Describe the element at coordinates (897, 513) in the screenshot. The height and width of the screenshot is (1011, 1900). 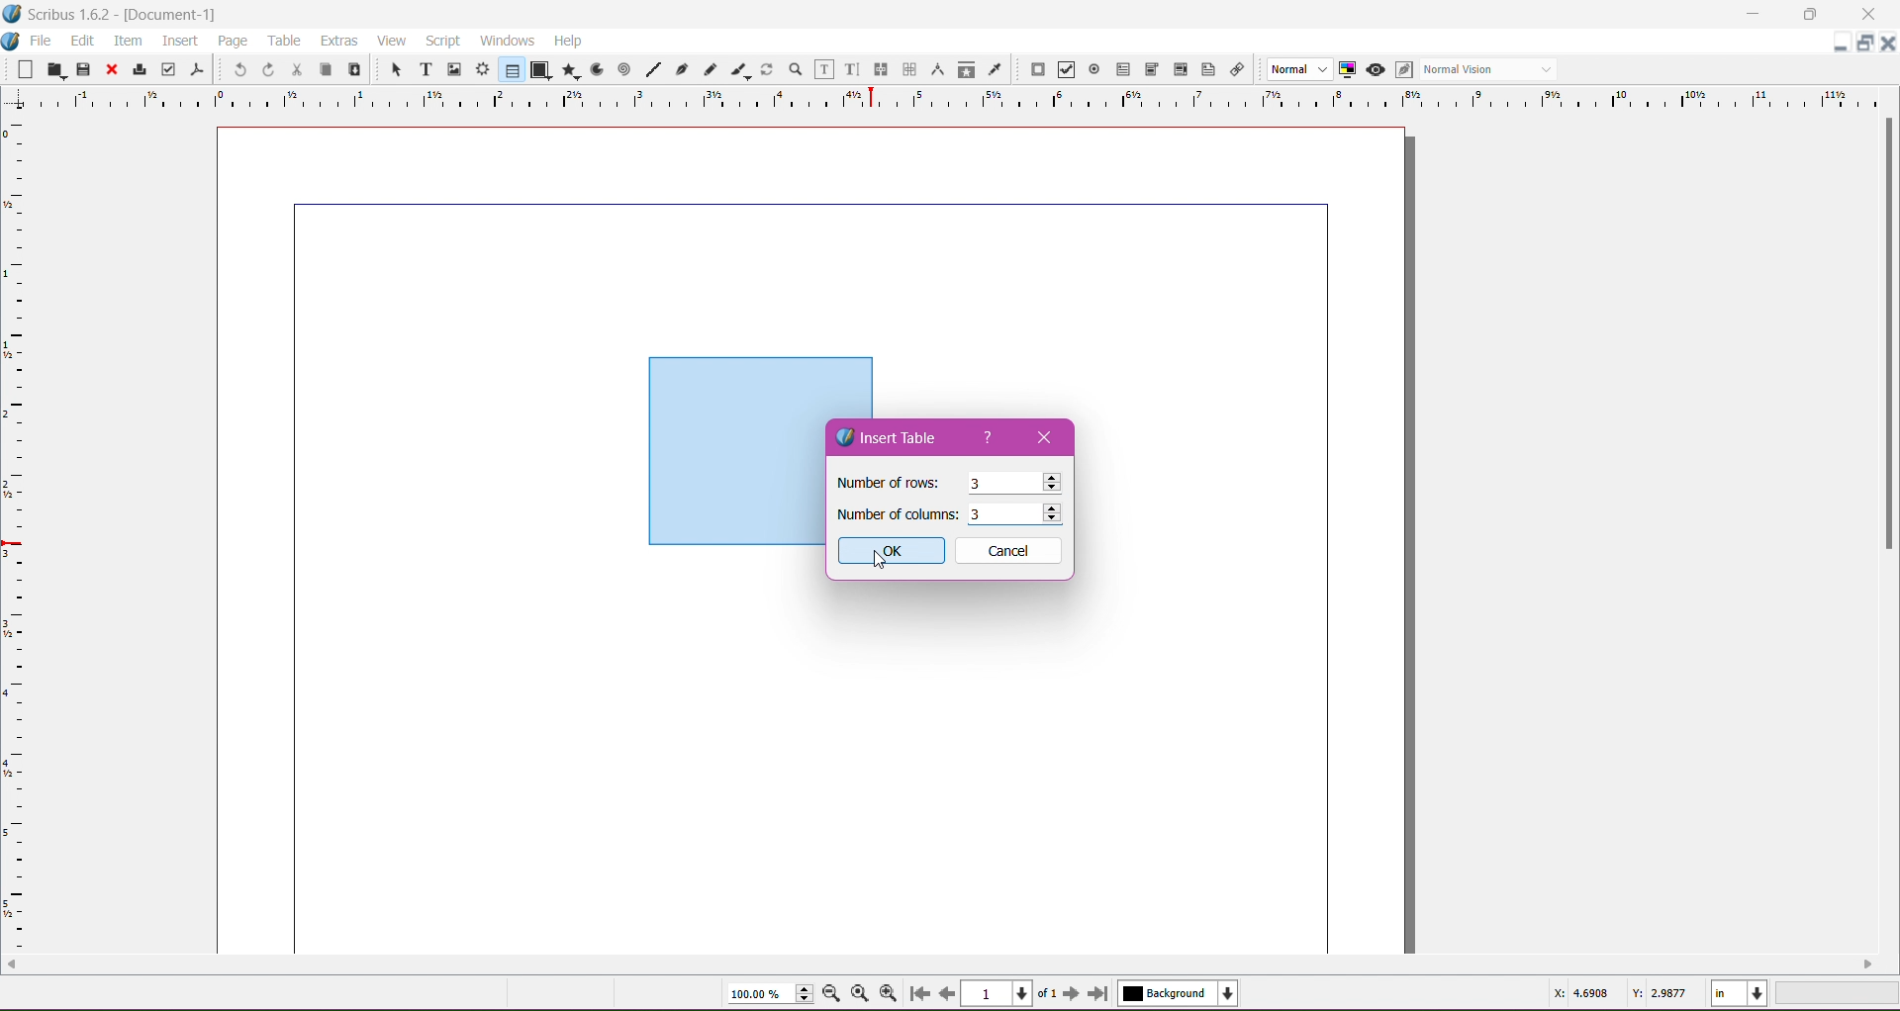
I see `Number of columns:` at that location.